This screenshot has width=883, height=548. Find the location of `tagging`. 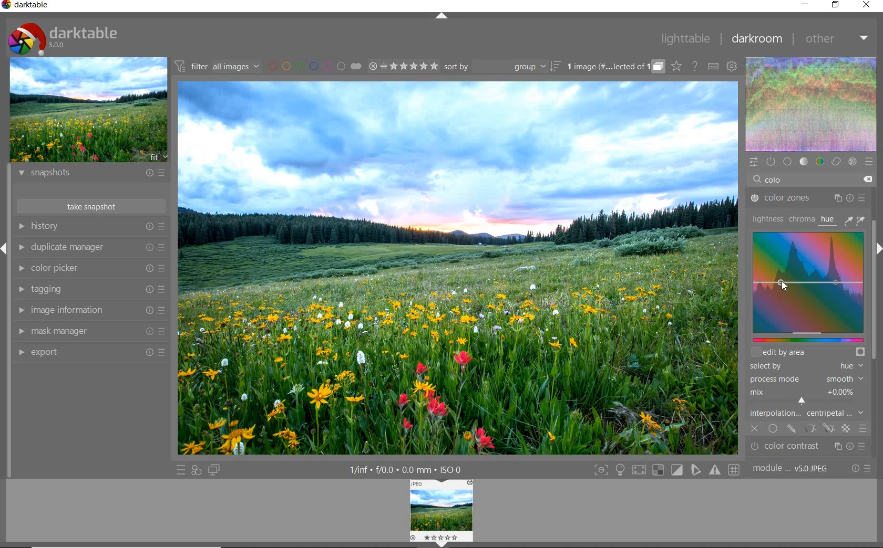

tagging is located at coordinates (90, 290).